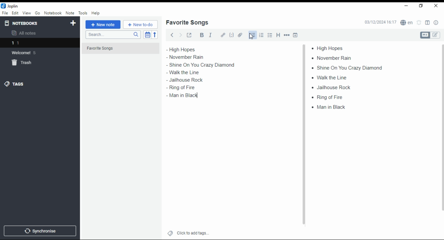 Image resolution: width=444 pixels, height=240 pixels. I want to click on ring of fire, so click(326, 97).